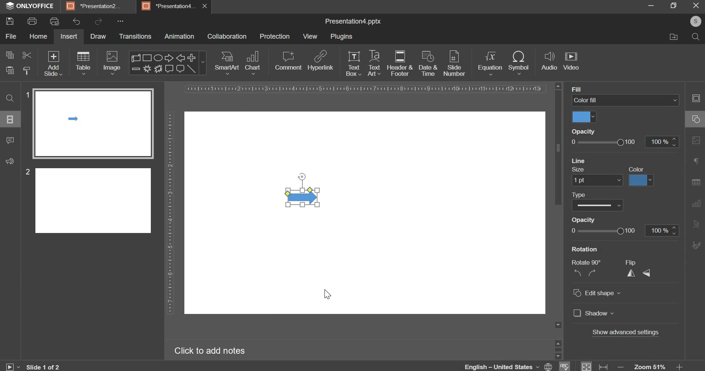  I want to click on smart art, so click(228, 63).